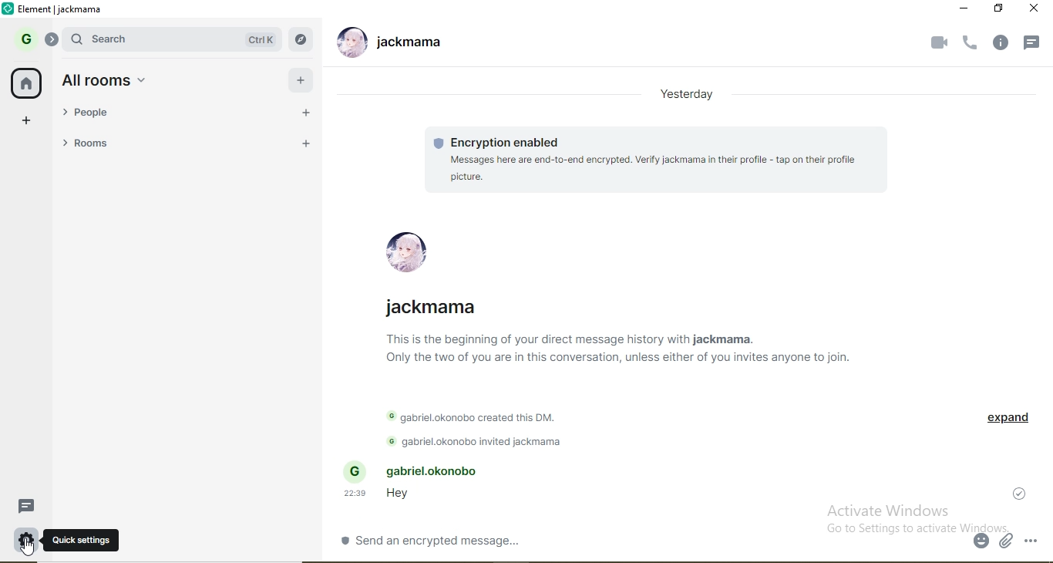 This screenshot has height=563, width=1053. What do you see at coordinates (480, 442) in the screenshot?
I see `text 3` at bounding box center [480, 442].